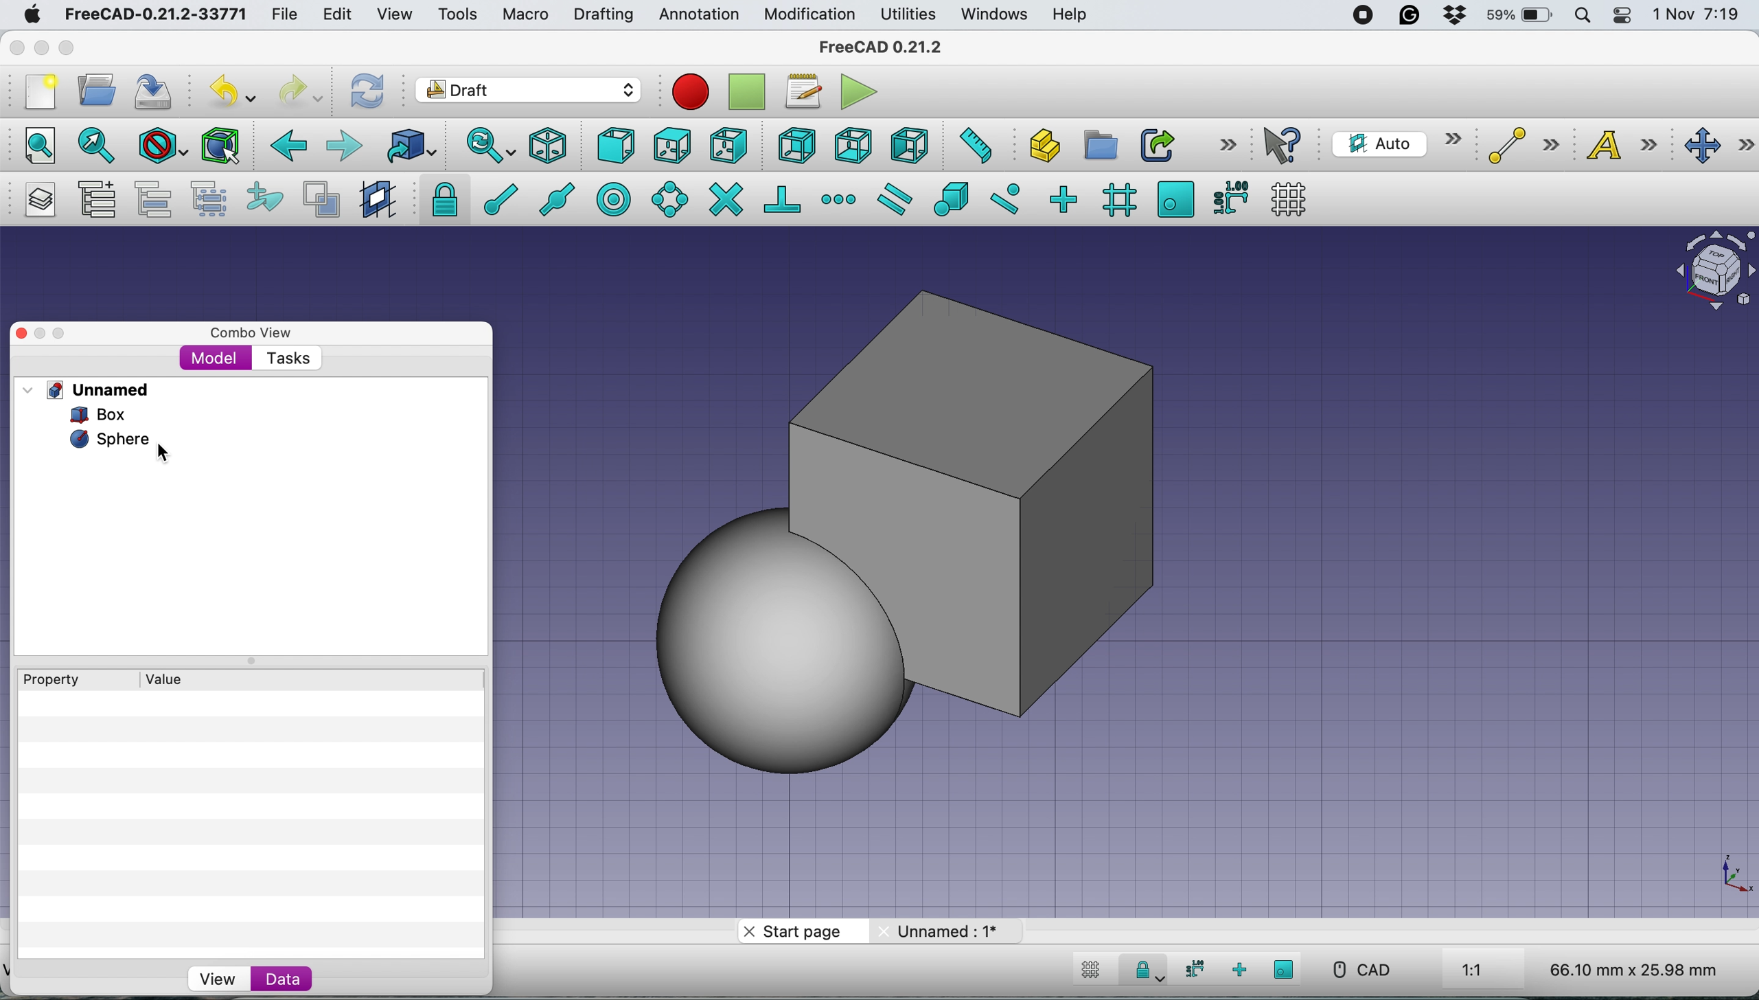 The image size is (1759, 1000). What do you see at coordinates (1720, 146) in the screenshot?
I see `move` at bounding box center [1720, 146].